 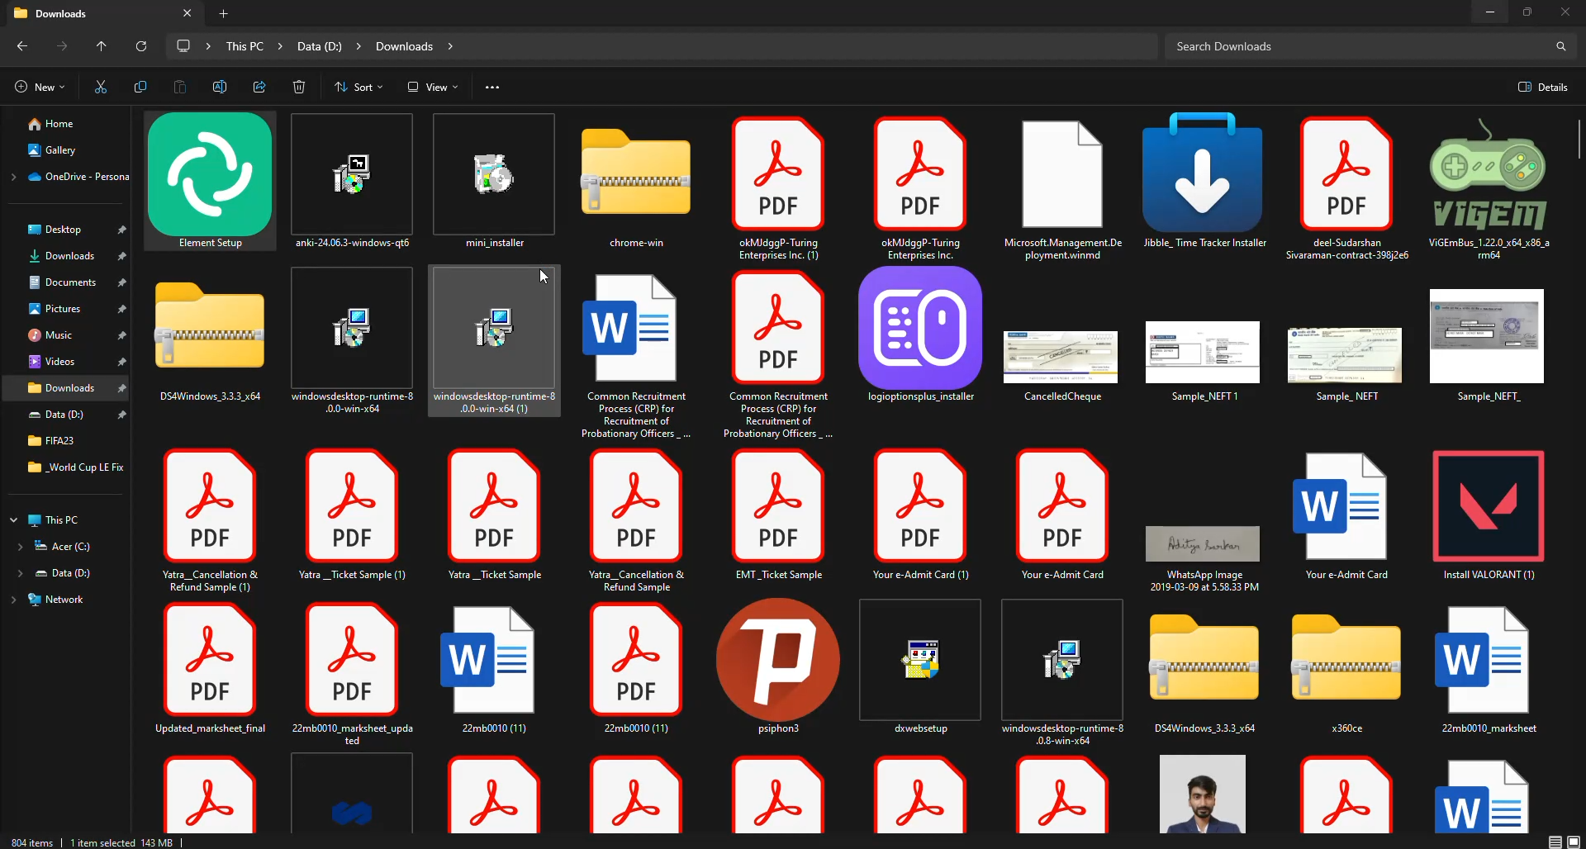 What do you see at coordinates (218, 519) in the screenshot?
I see `file` at bounding box center [218, 519].